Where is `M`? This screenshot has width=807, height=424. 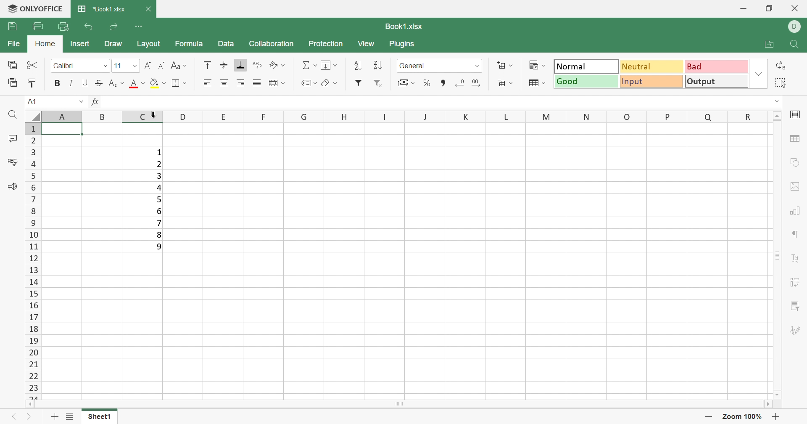
M is located at coordinates (546, 117).